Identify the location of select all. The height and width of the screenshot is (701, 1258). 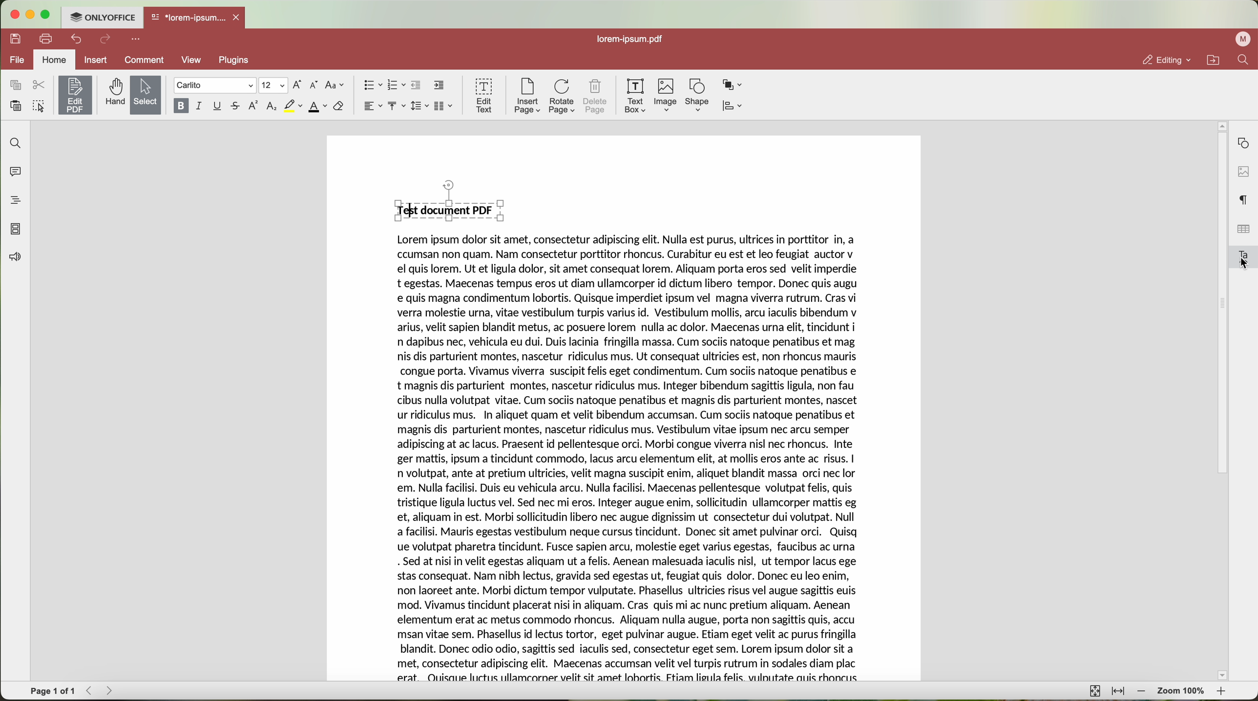
(39, 105).